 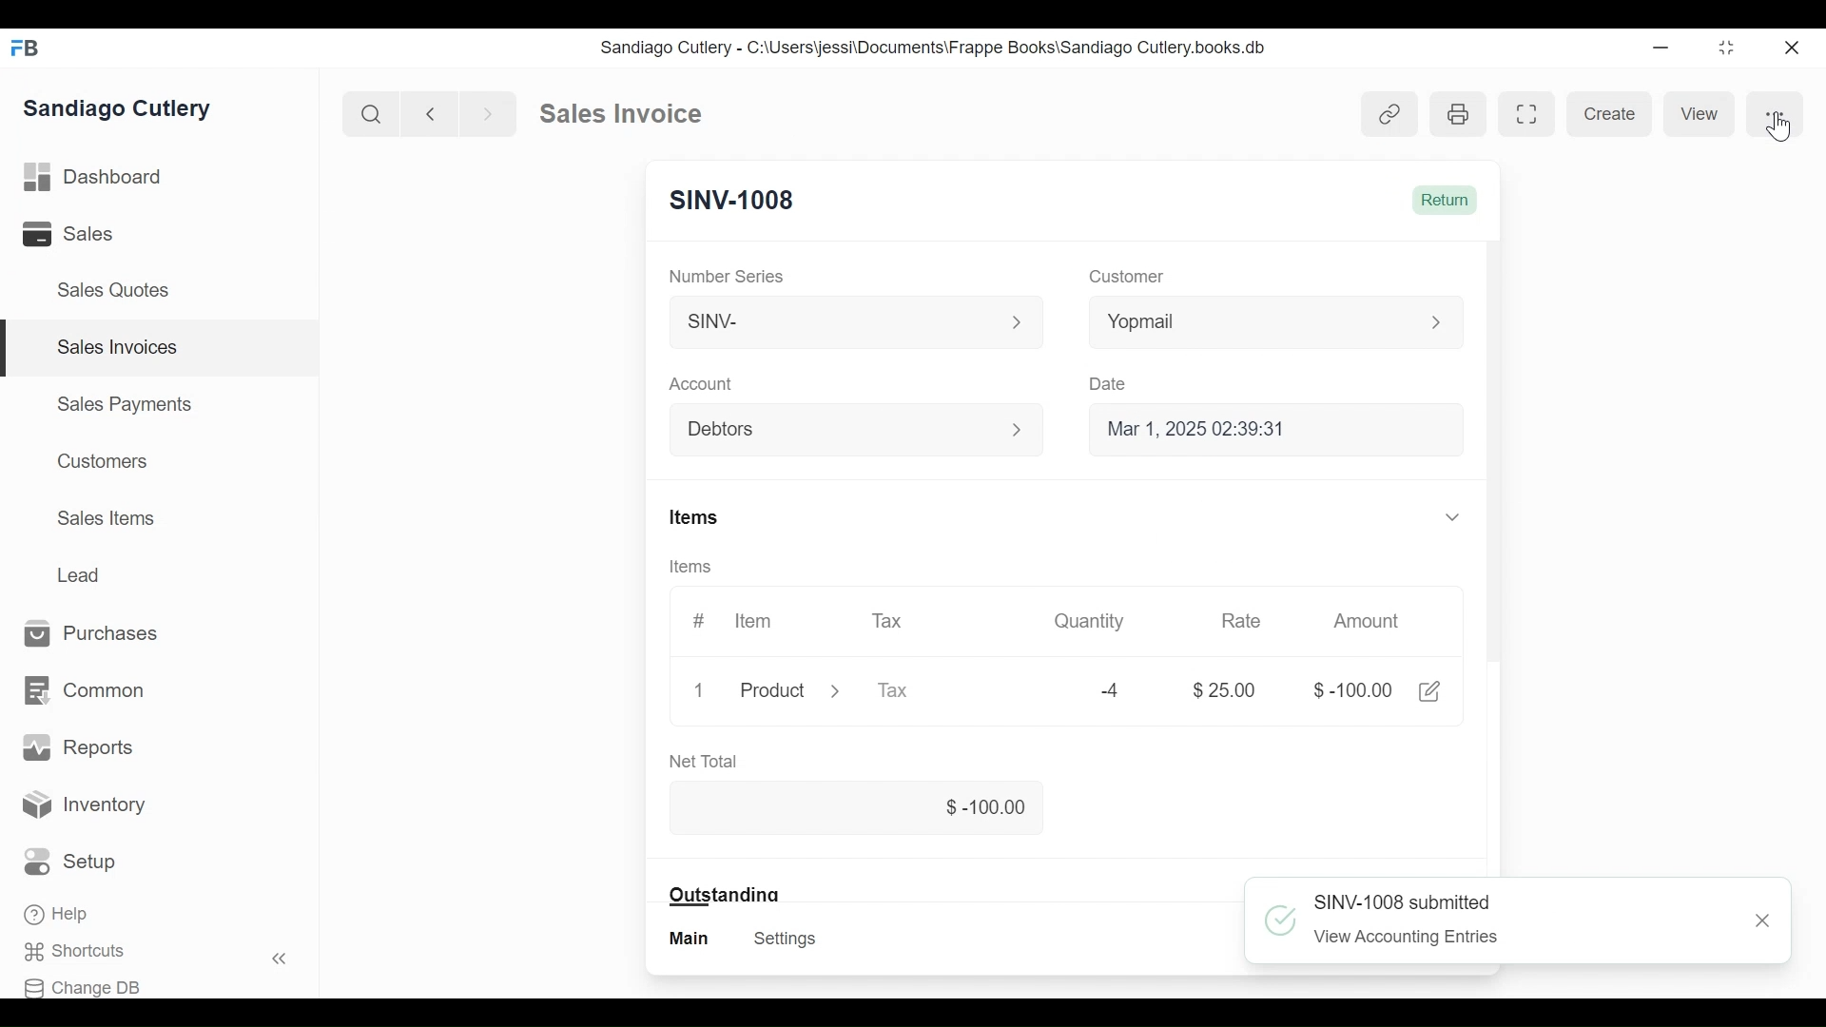 I want to click on Toggle between form and full width, so click(x=1525, y=114).